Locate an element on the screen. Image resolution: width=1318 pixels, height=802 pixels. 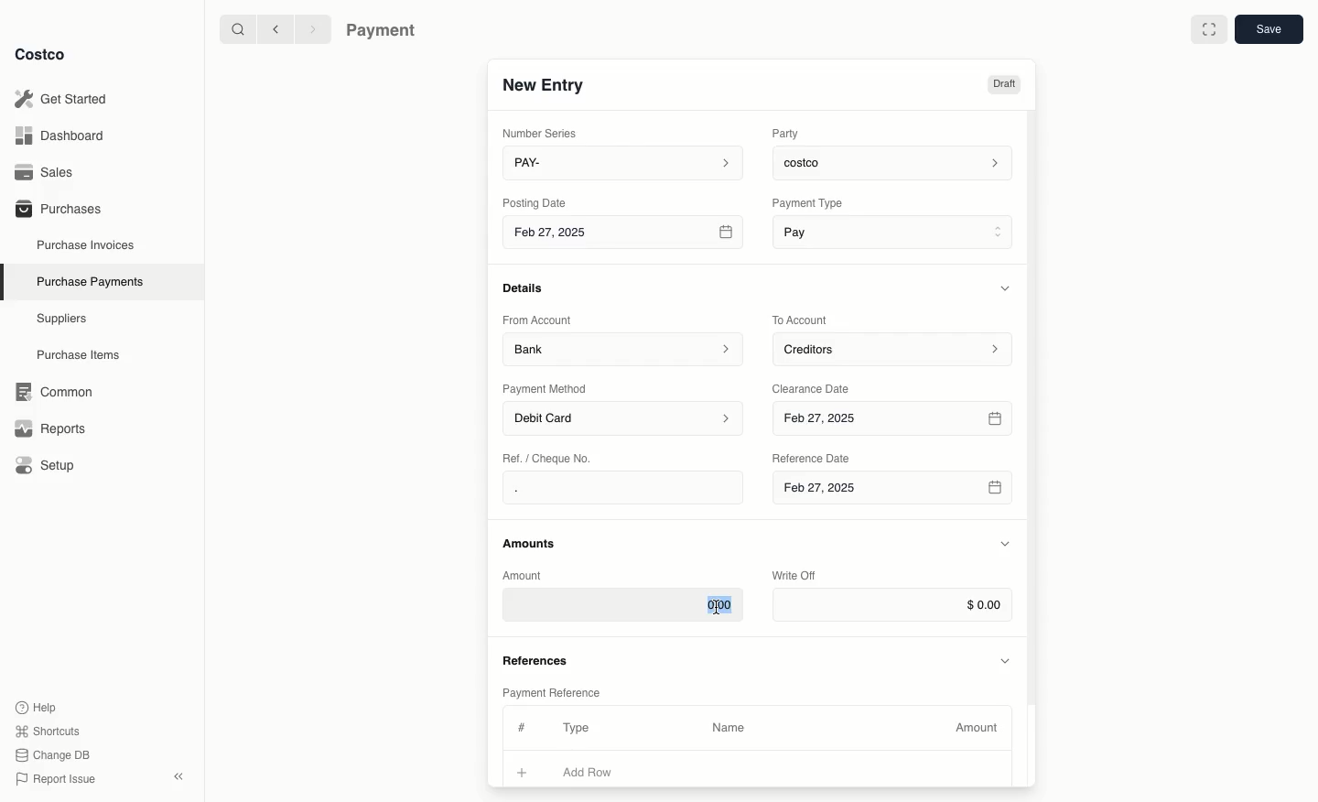
‘Common is located at coordinates (58, 389).